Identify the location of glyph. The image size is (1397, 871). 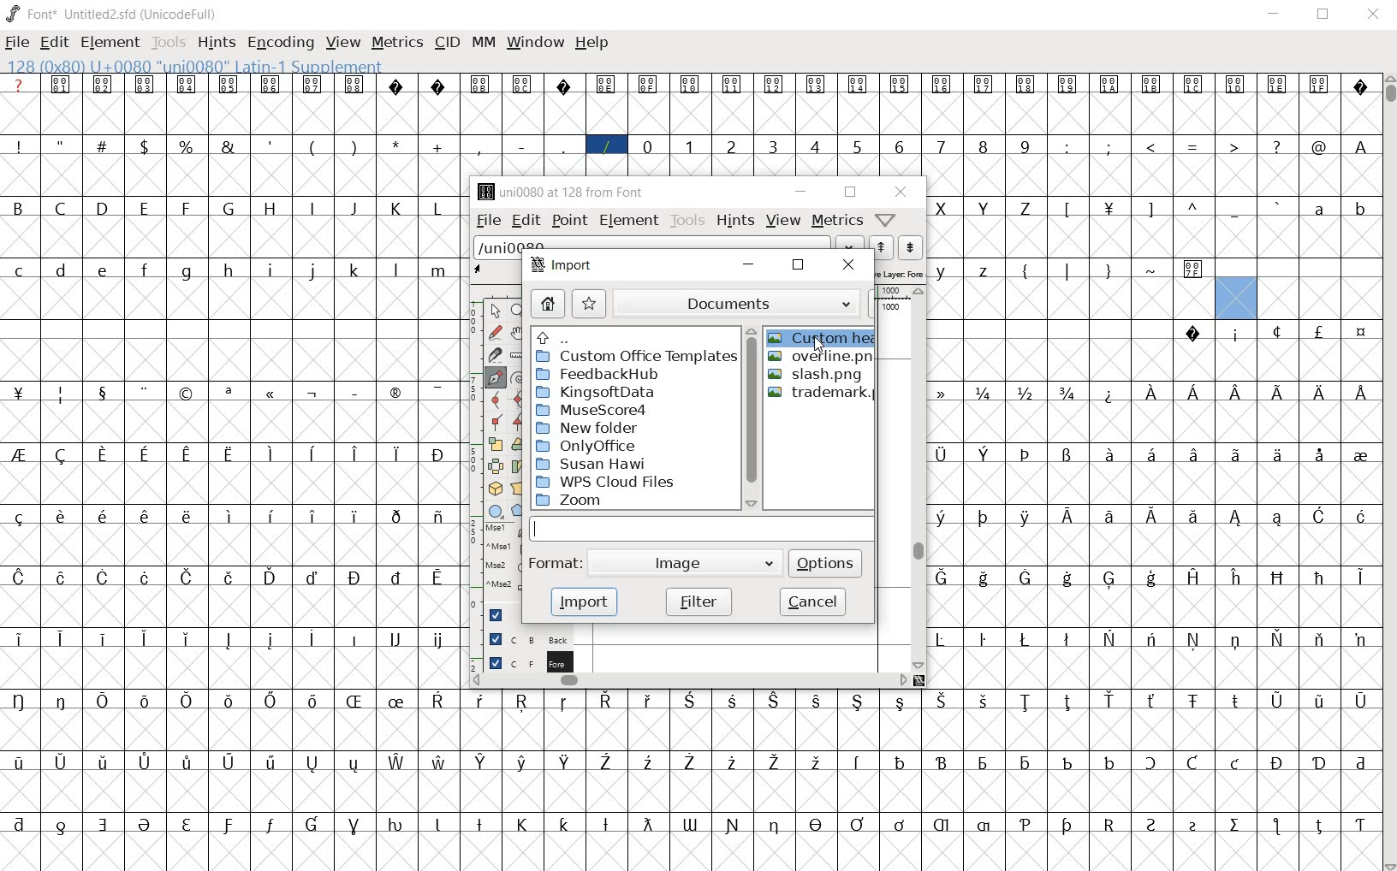
(1360, 702).